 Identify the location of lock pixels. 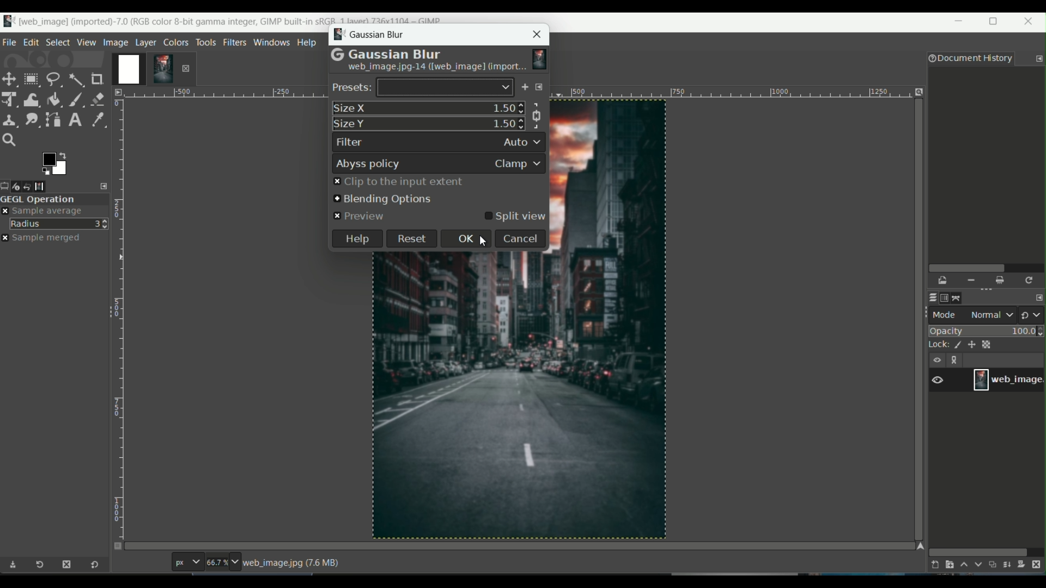
(954, 346).